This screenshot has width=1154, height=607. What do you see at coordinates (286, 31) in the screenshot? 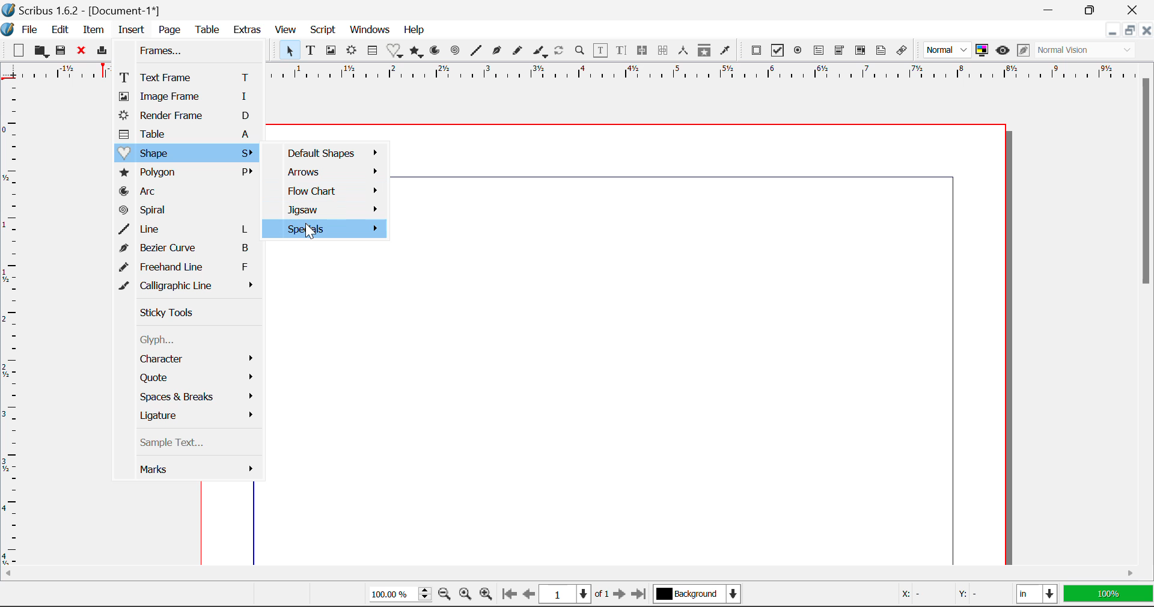
I see `View` at bounding box center [286, 31].